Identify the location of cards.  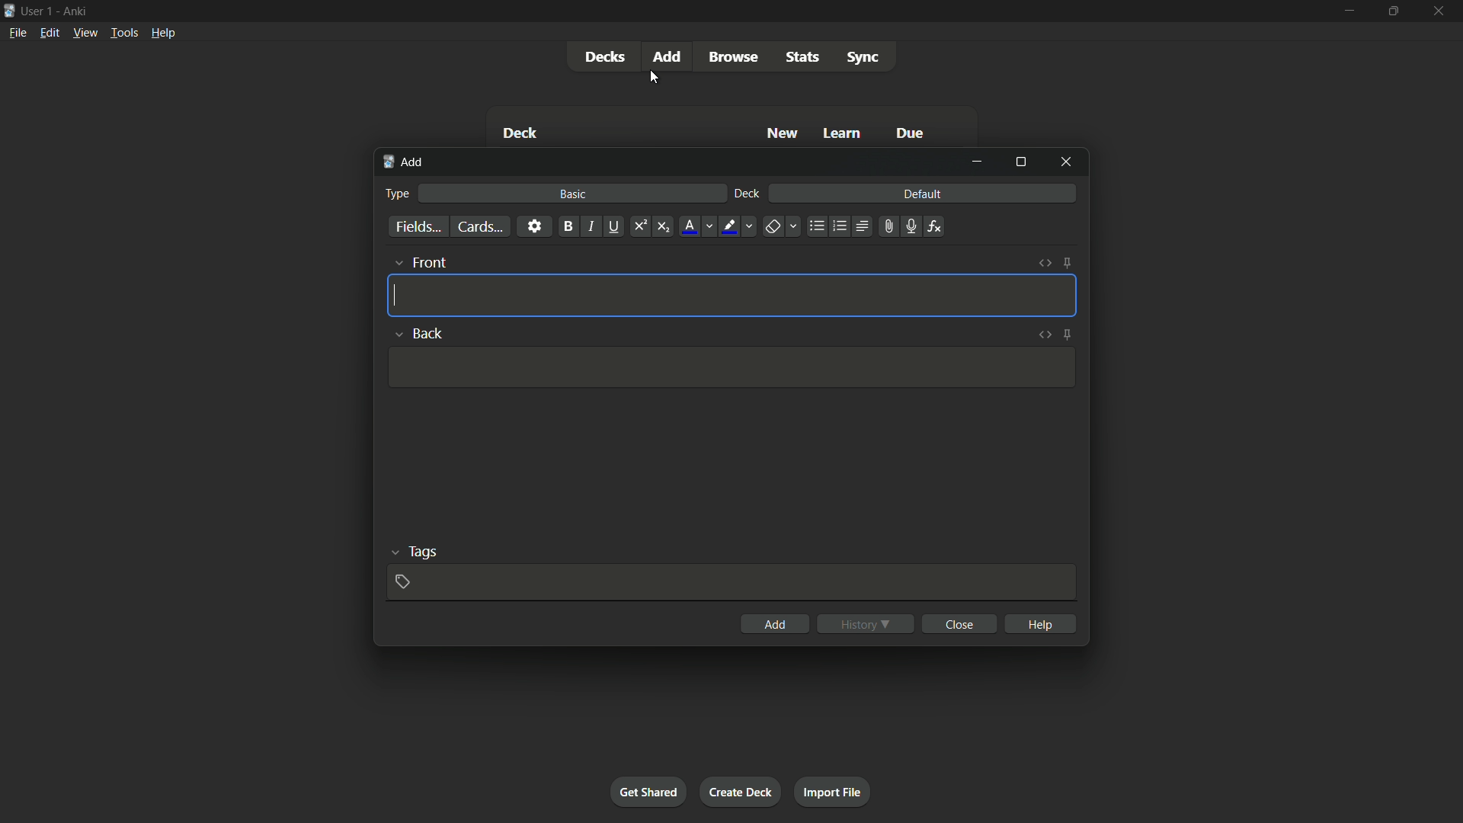
(479, 227).